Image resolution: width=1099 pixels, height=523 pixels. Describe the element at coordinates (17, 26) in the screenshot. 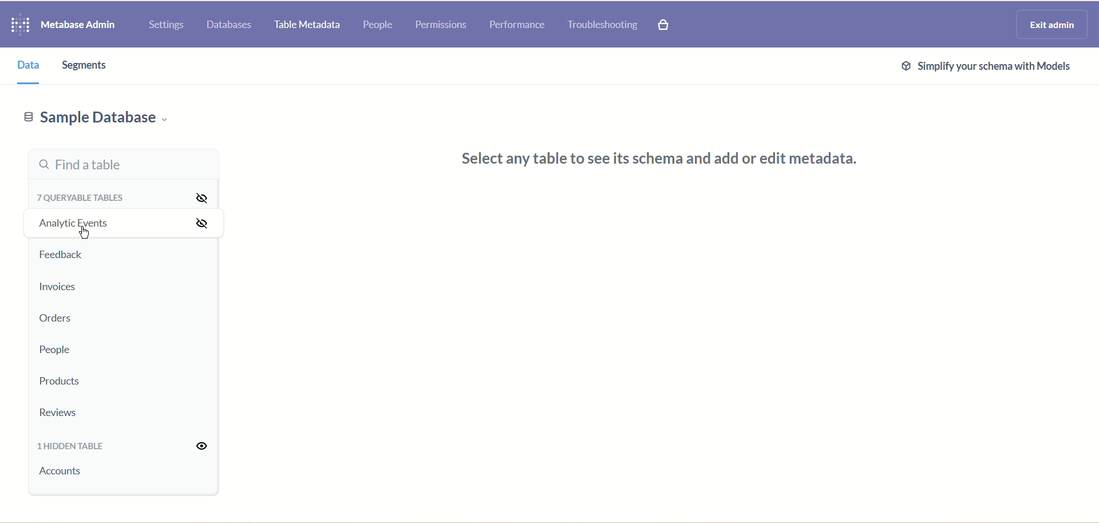

I see `logo` at that location.